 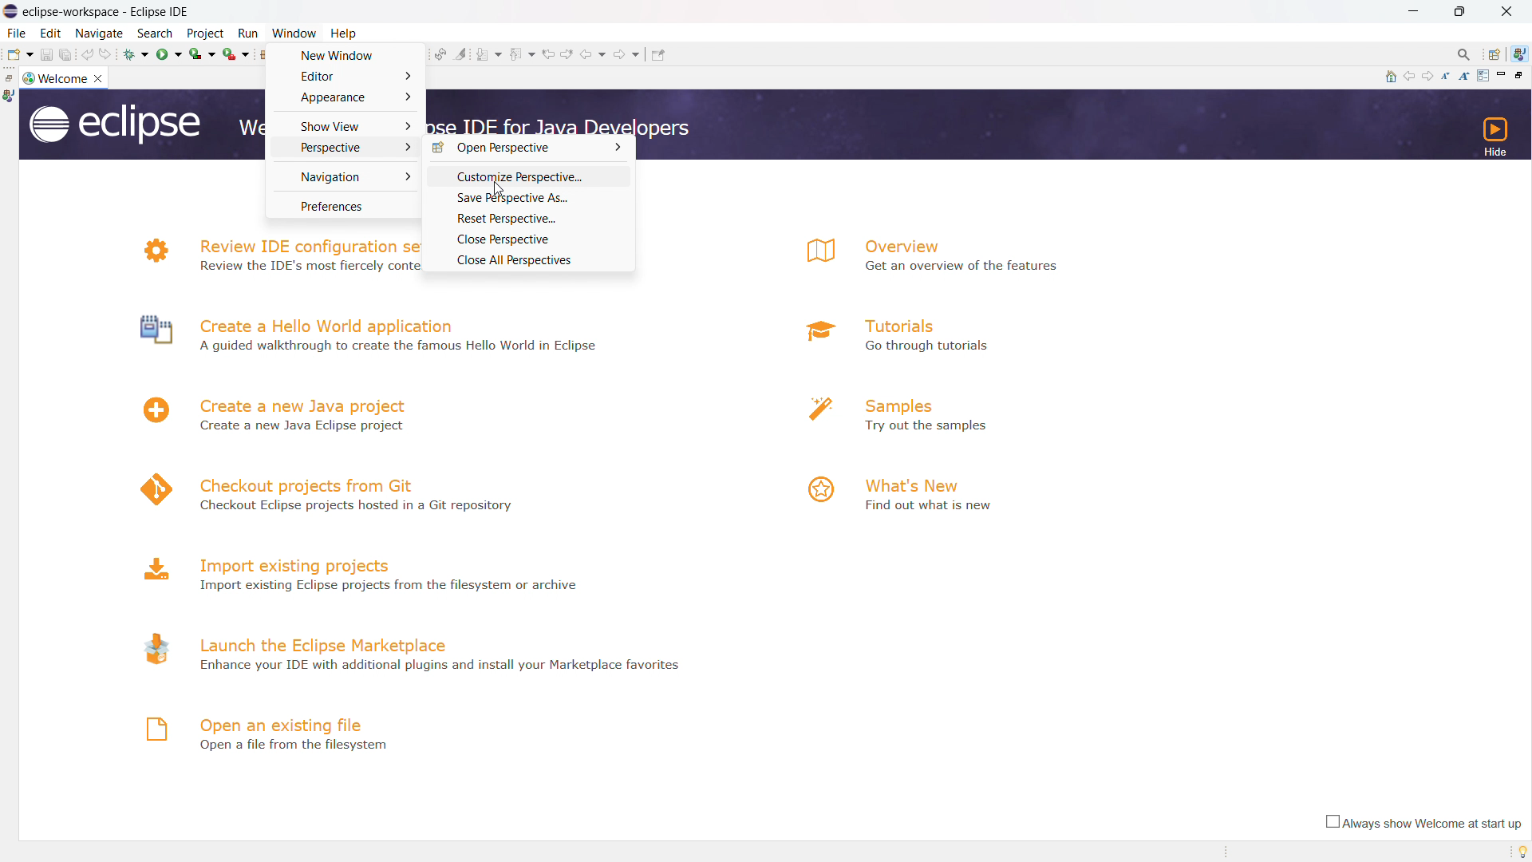 I want to click on previous edit location, so click(x=548, y=54).